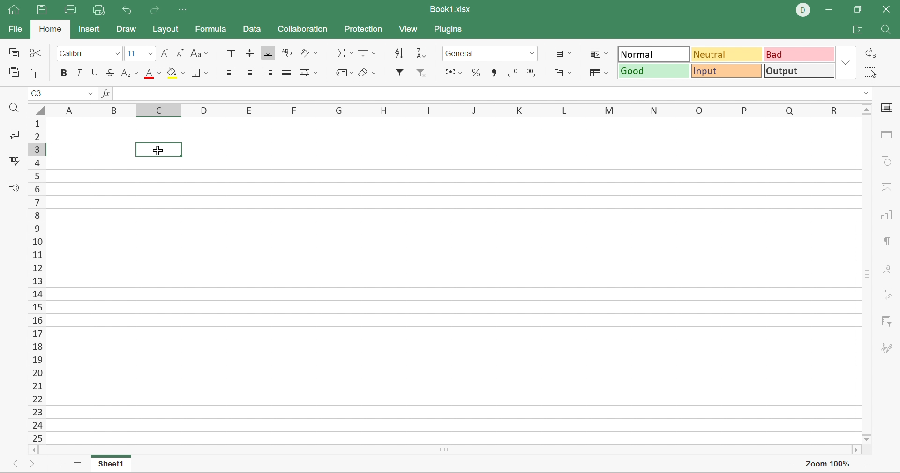 The width and height of the screenshot is (900, 473). I want to click on Good, so click(652, 72).